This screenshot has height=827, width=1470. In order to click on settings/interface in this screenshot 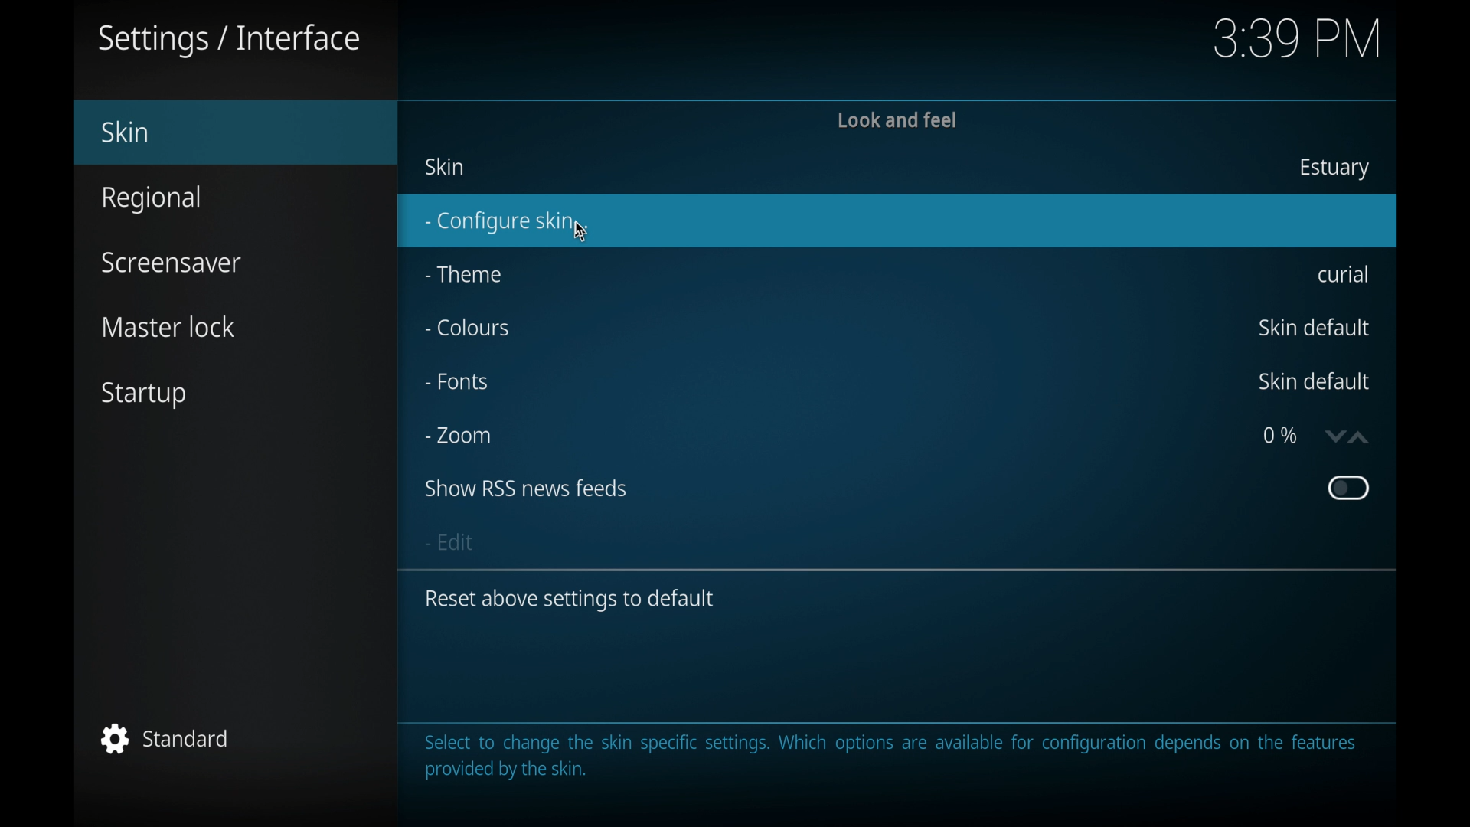, I will do `click(228, 41)`.